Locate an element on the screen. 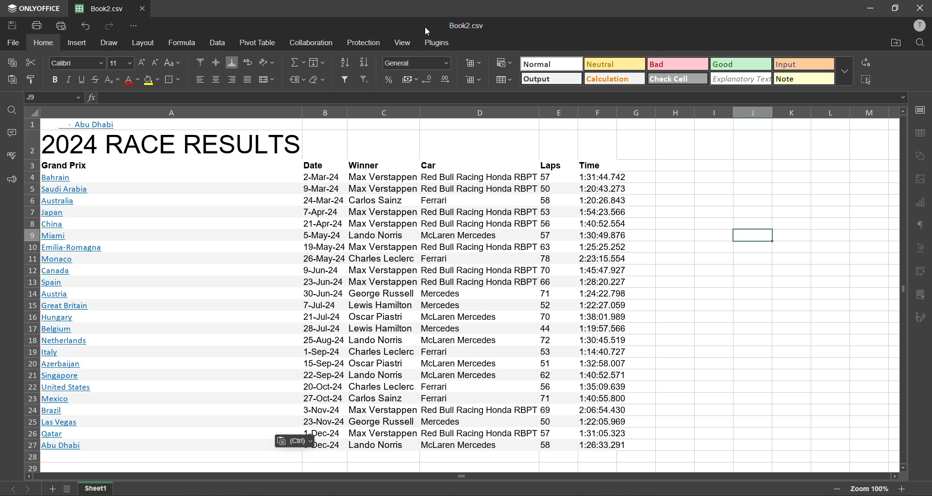 Image resolution: width=932 pixels, height=496 pixels. text is located at coordinates (920, 248).